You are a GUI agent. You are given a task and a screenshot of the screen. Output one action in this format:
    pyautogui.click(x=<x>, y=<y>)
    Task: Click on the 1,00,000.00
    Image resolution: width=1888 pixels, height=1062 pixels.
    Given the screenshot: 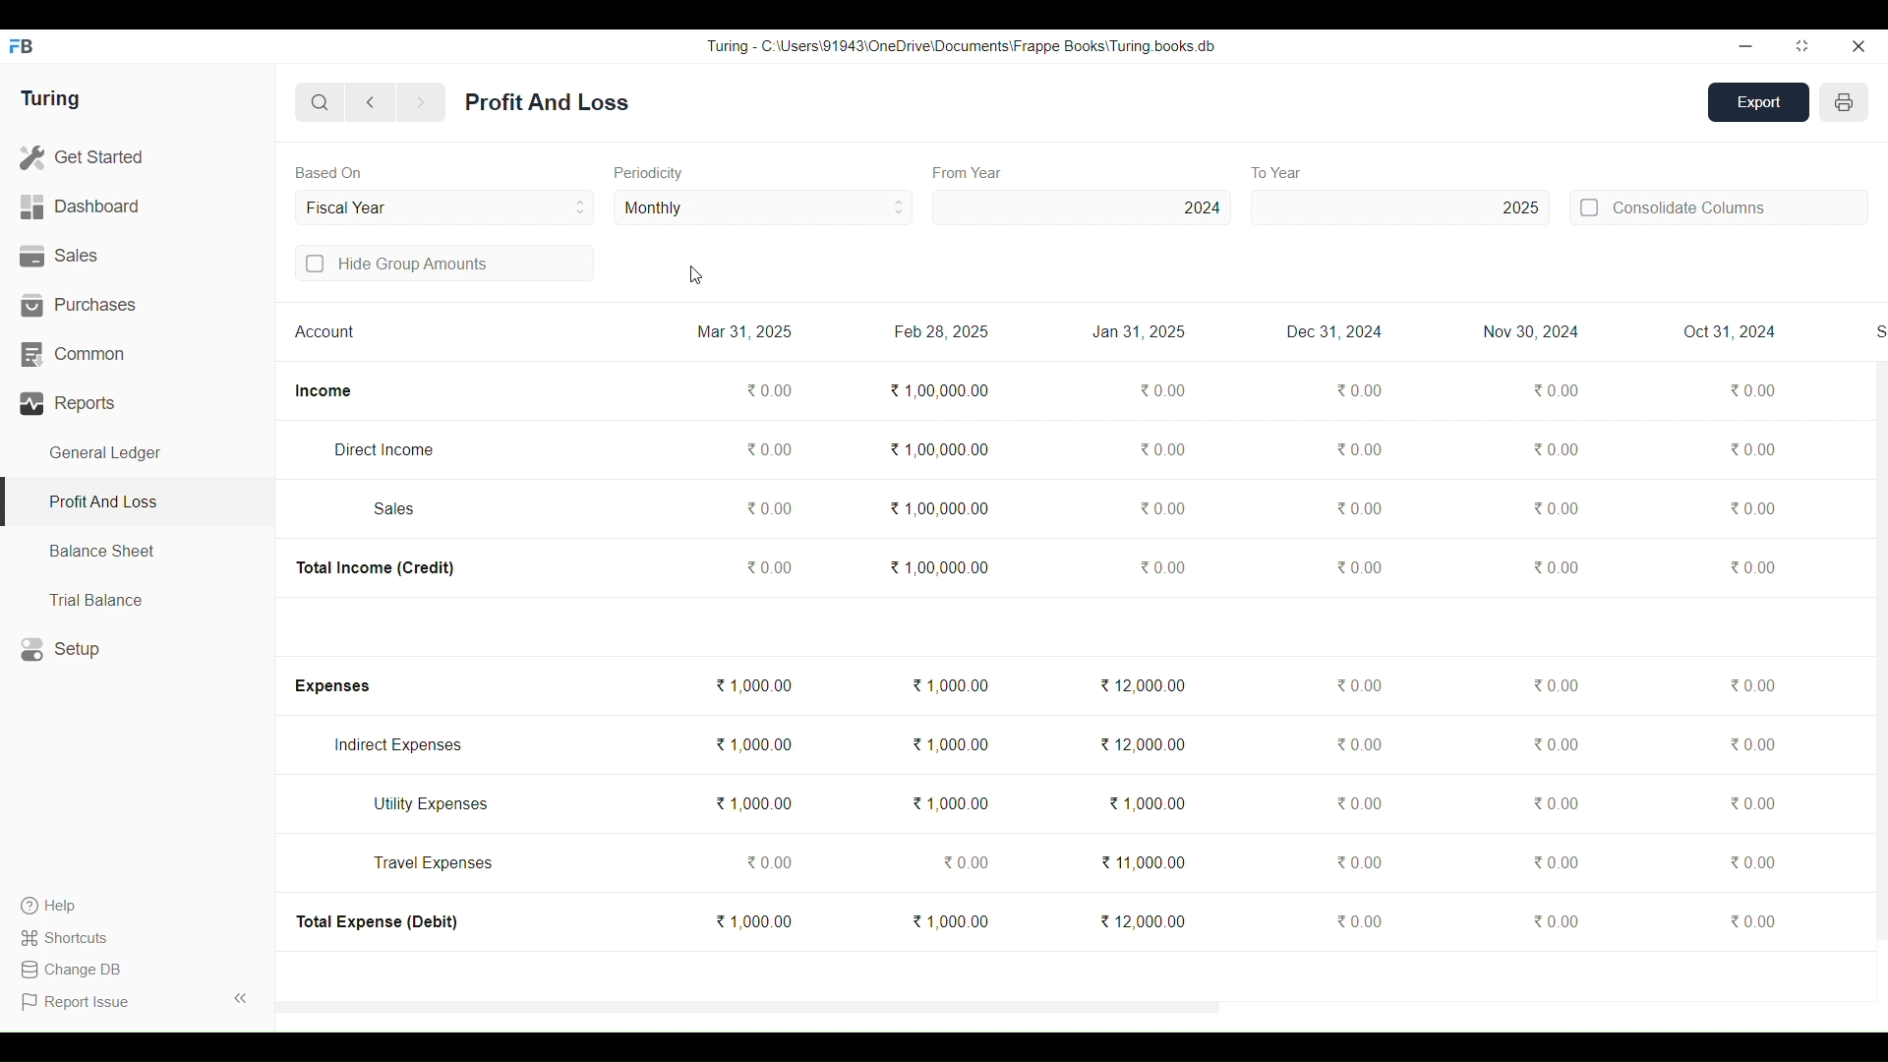 What is the action you would take?
    pyautogui.click(x=938, y=566)
    